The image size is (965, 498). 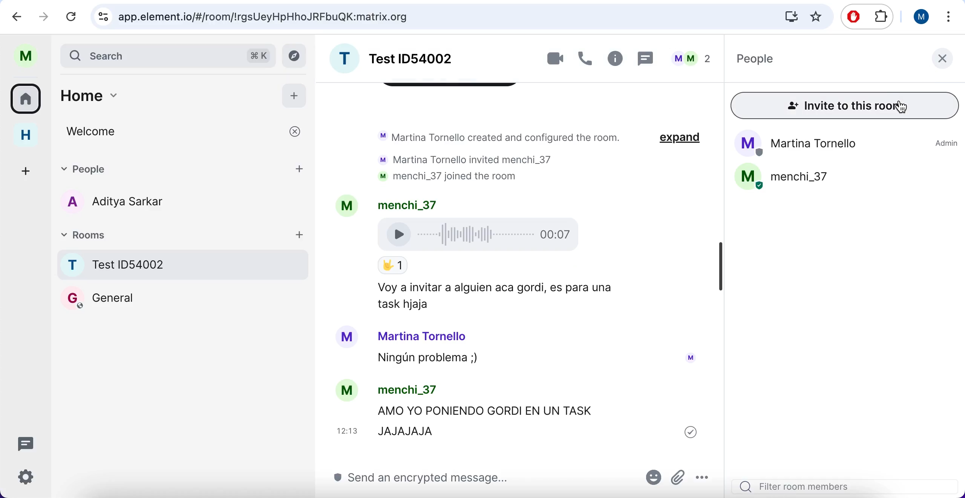 What do you see at coordinates (707, 477) in the screenshot?
I see `options` at bounding box center [707, 477].